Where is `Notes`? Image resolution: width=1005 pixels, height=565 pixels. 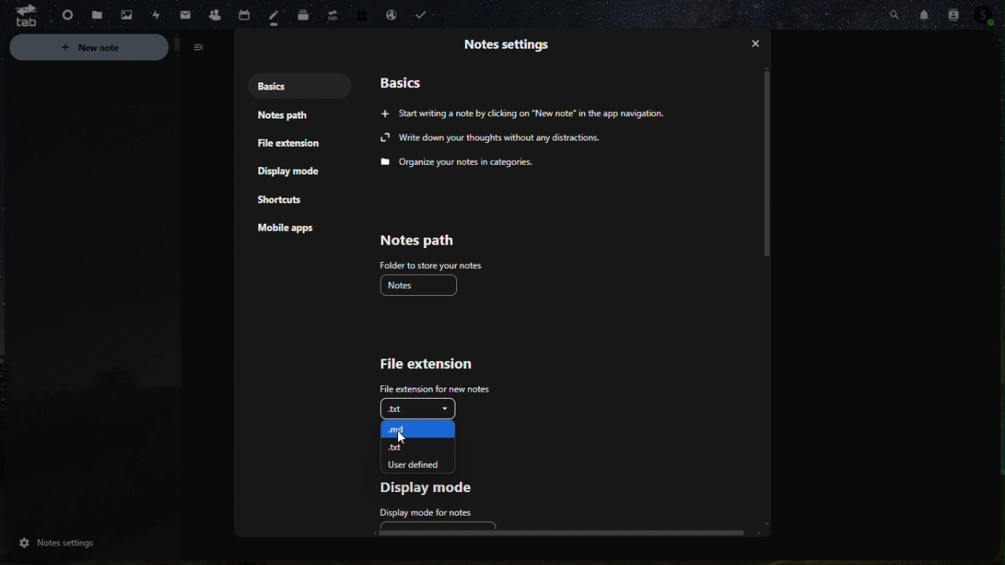 Notes is located at coordinates (279, 17).